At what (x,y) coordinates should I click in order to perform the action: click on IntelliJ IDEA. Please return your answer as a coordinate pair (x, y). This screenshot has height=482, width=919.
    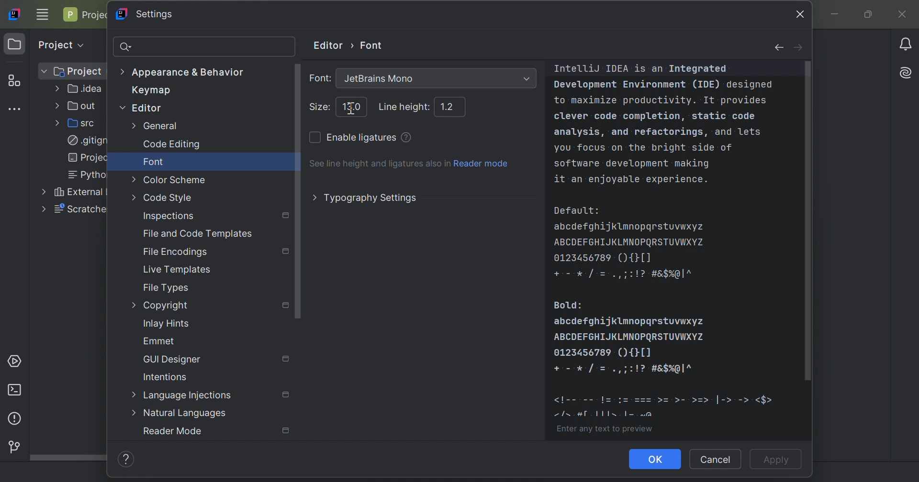
    Looking at the image, I should click on (641, 69).